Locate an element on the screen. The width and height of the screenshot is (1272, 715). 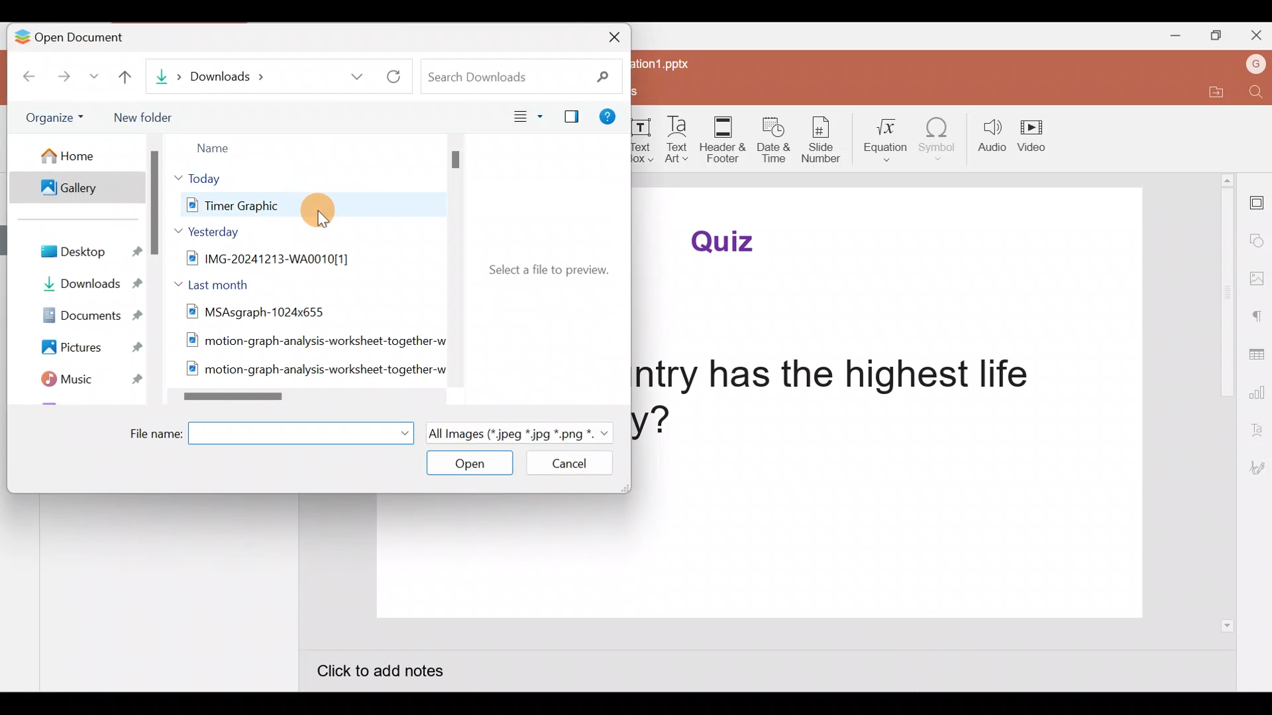
Organize is located at coordinates (59, 117).